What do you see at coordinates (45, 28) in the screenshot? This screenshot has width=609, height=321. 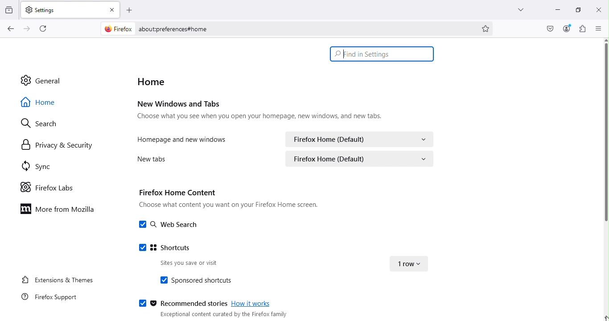 I see `Reload the current page` at bounding box center [45, 28].